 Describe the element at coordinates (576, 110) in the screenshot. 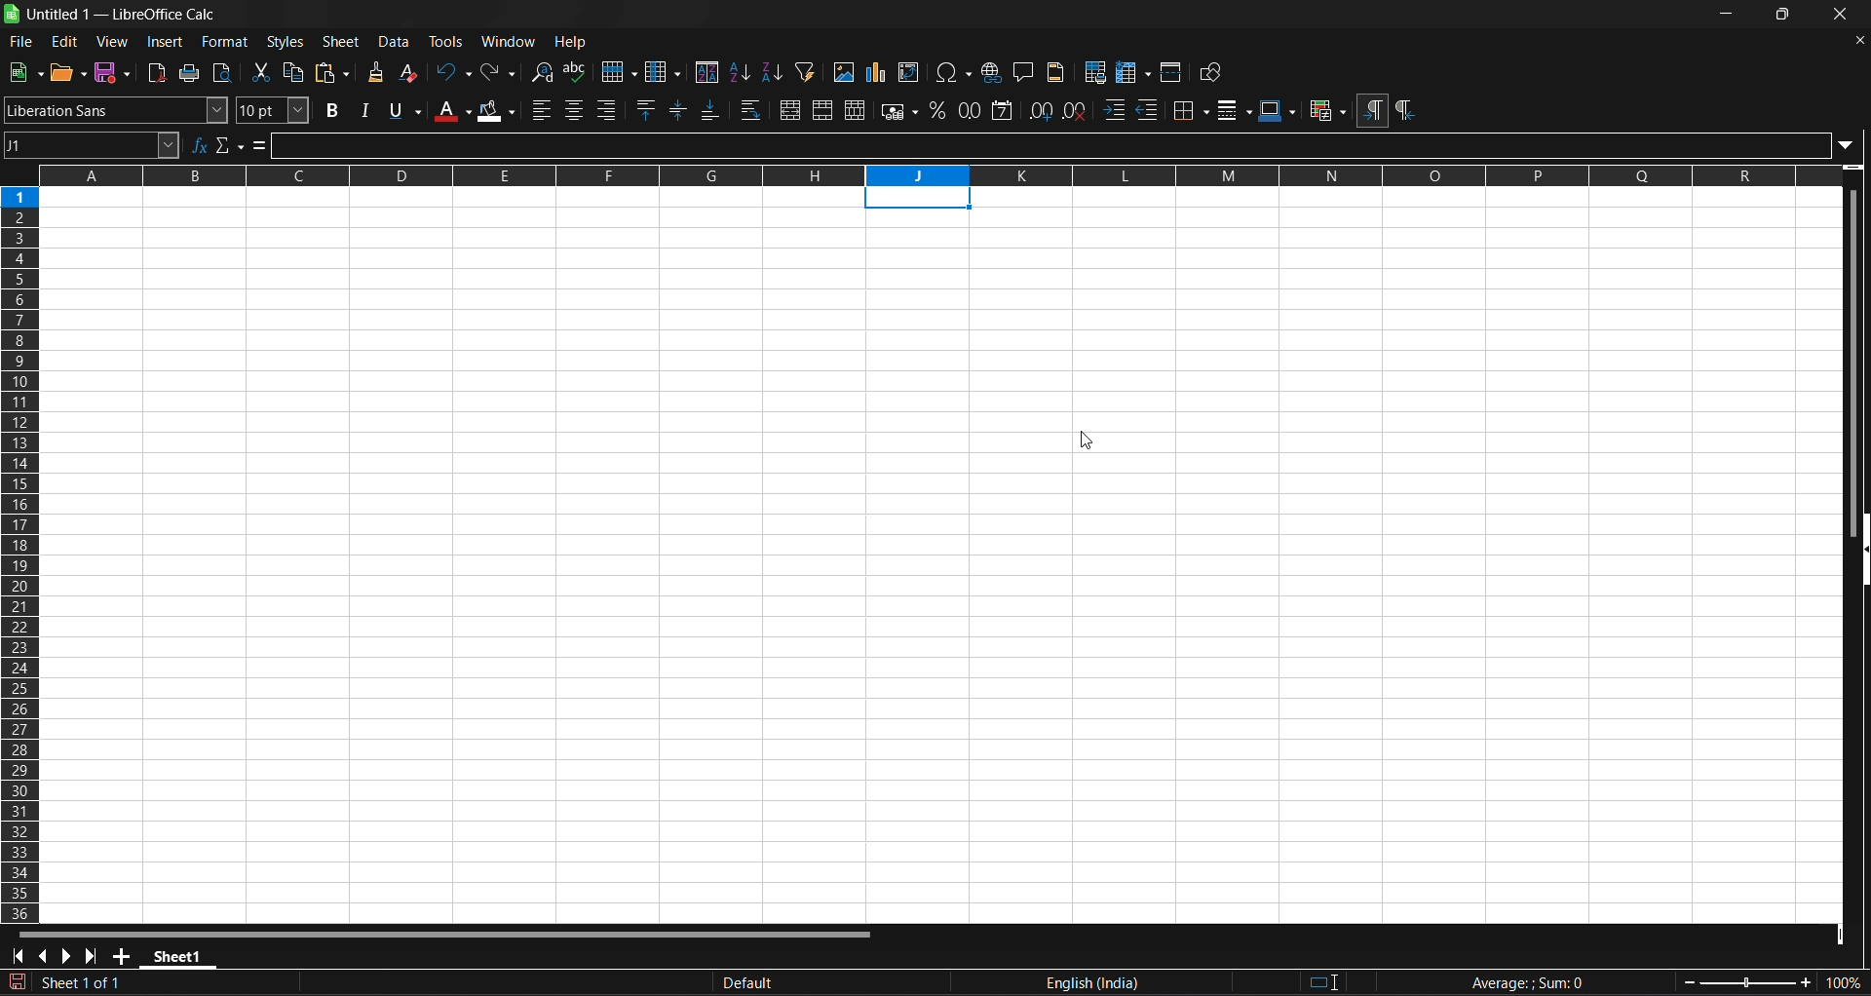

I see `align center` at that location.